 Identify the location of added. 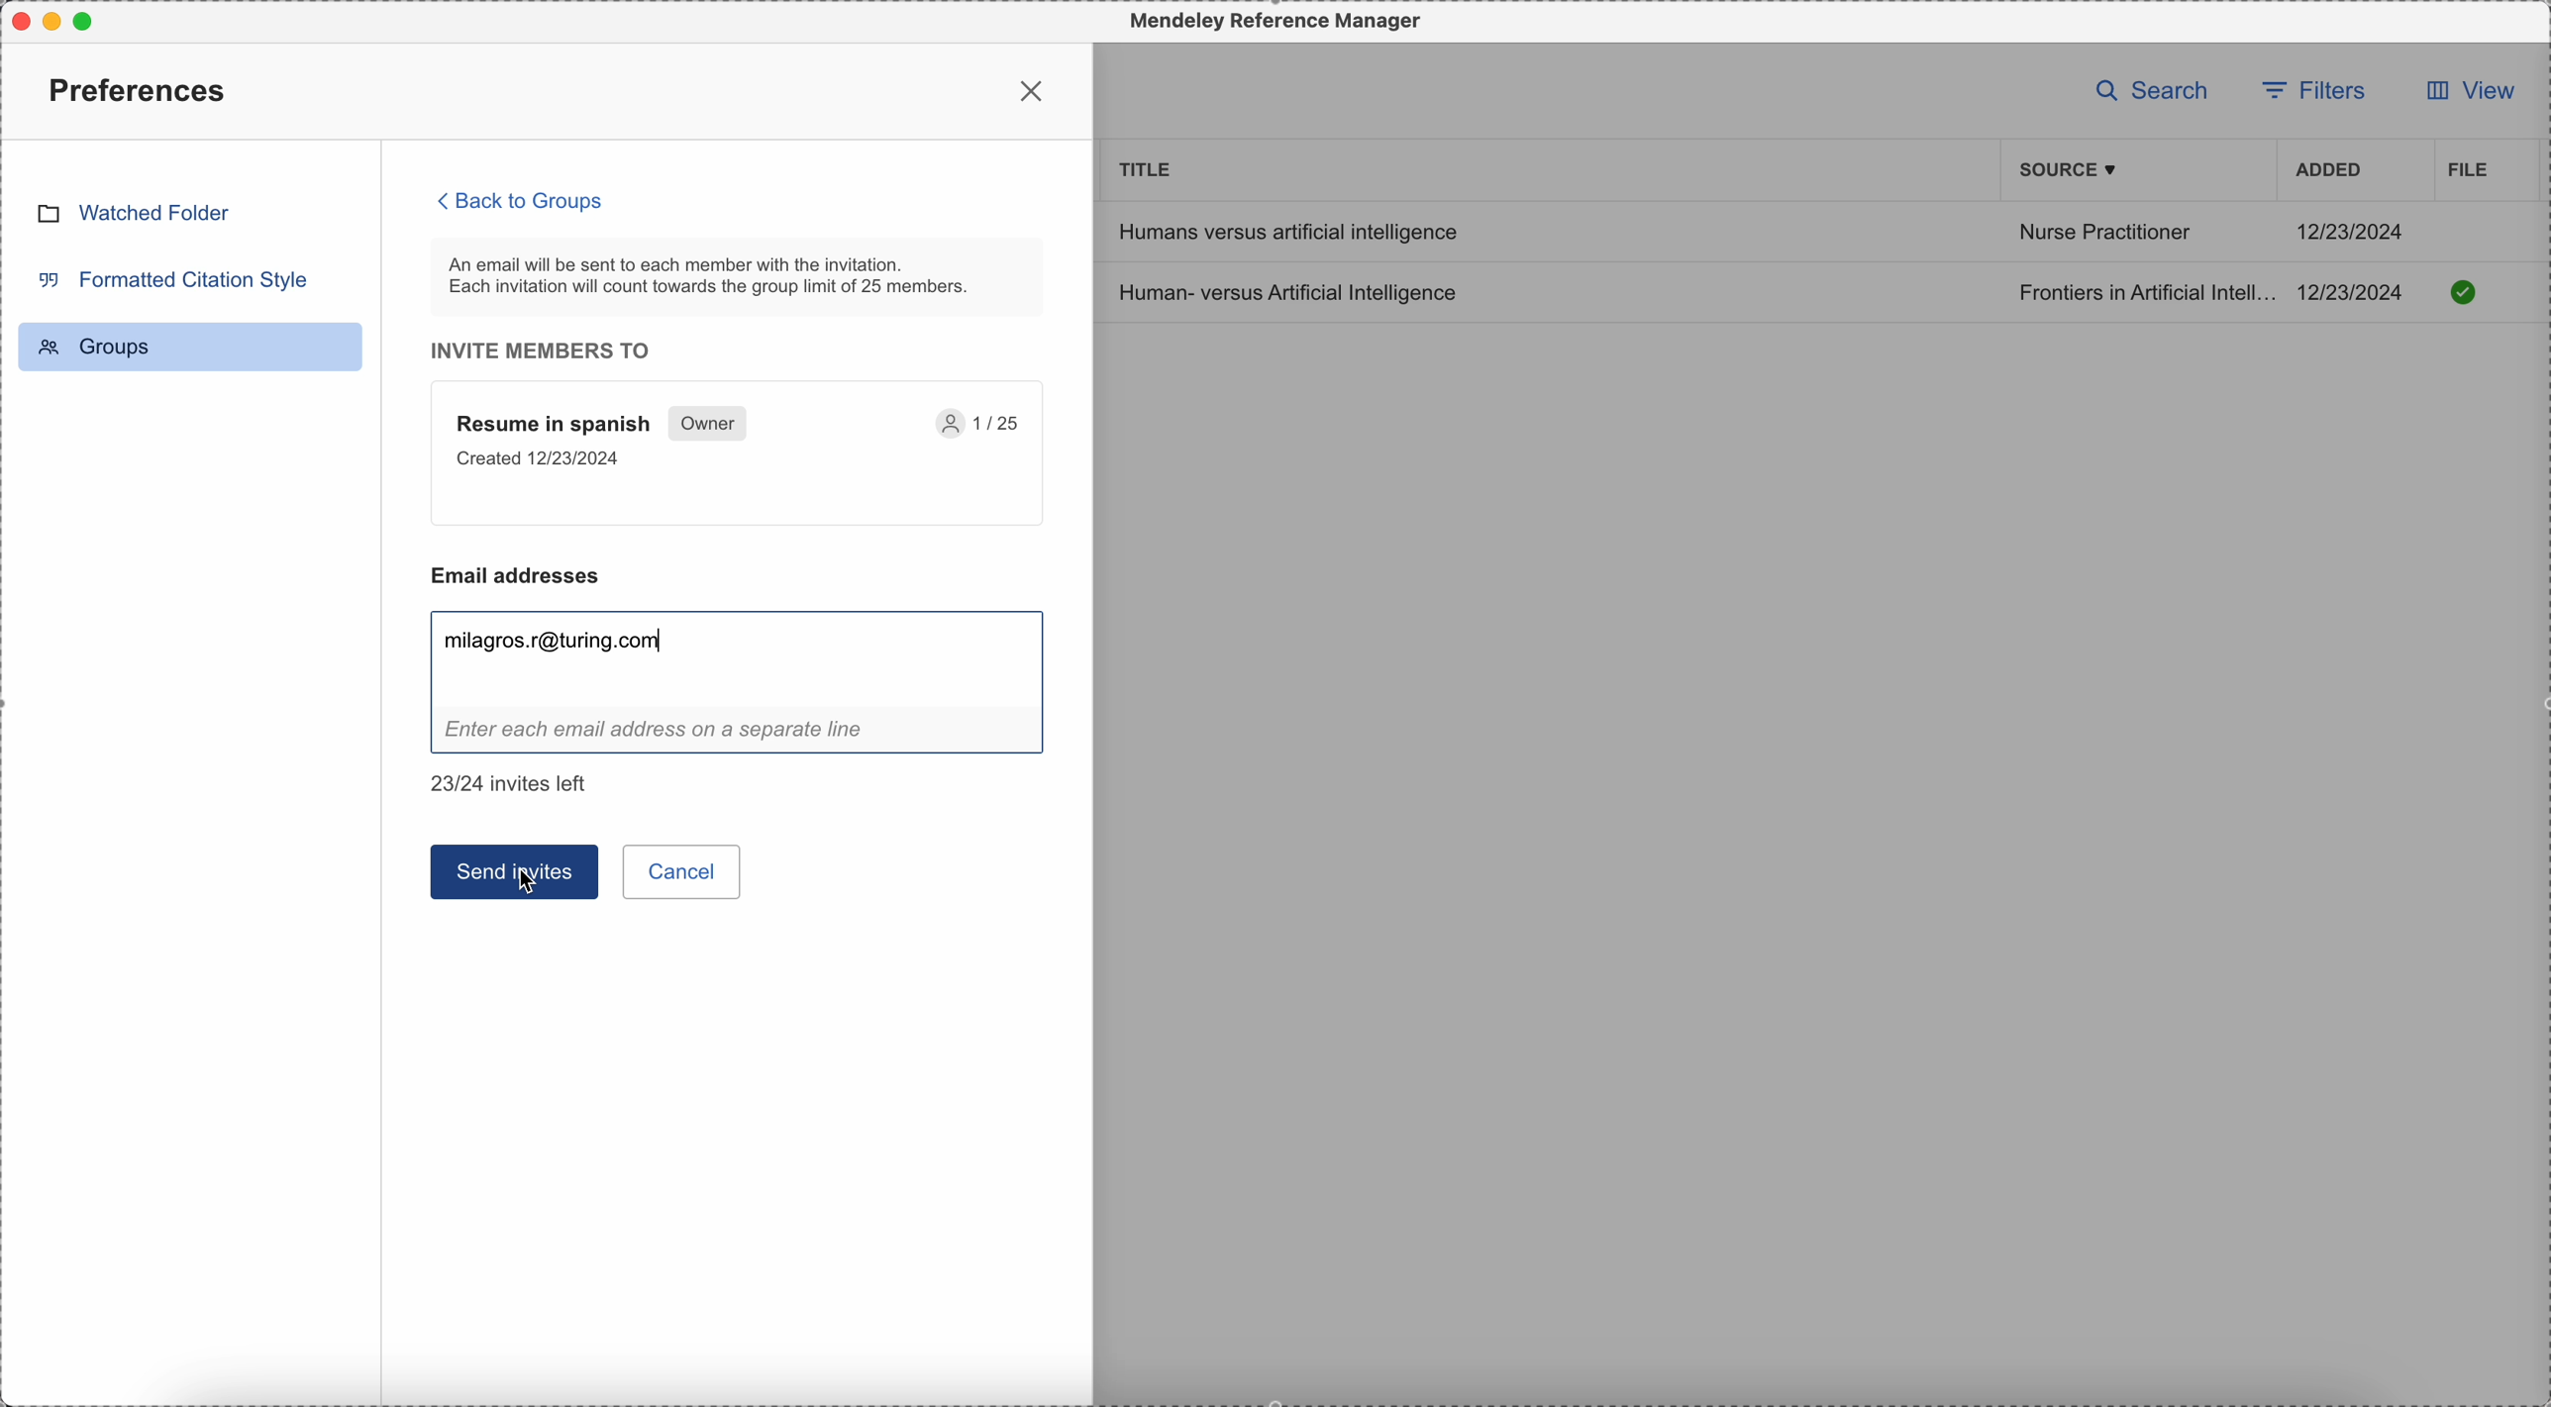
(2329, 172).